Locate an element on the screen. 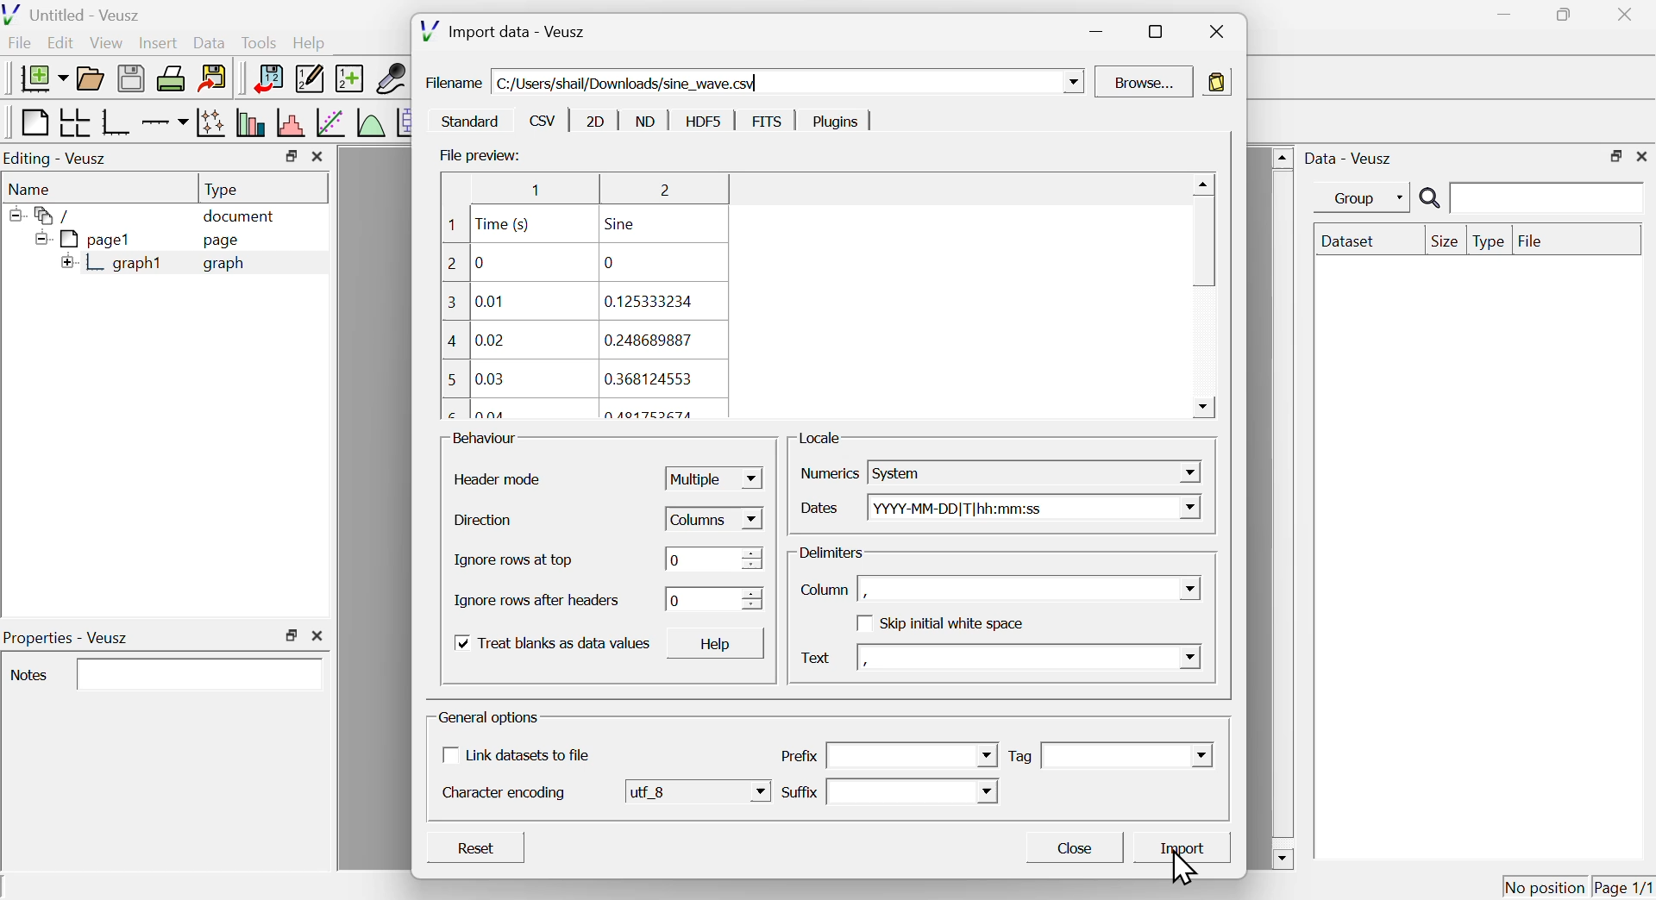 This screenshot has height=900, width=1656. 0 is located at coordinates (612, 262).